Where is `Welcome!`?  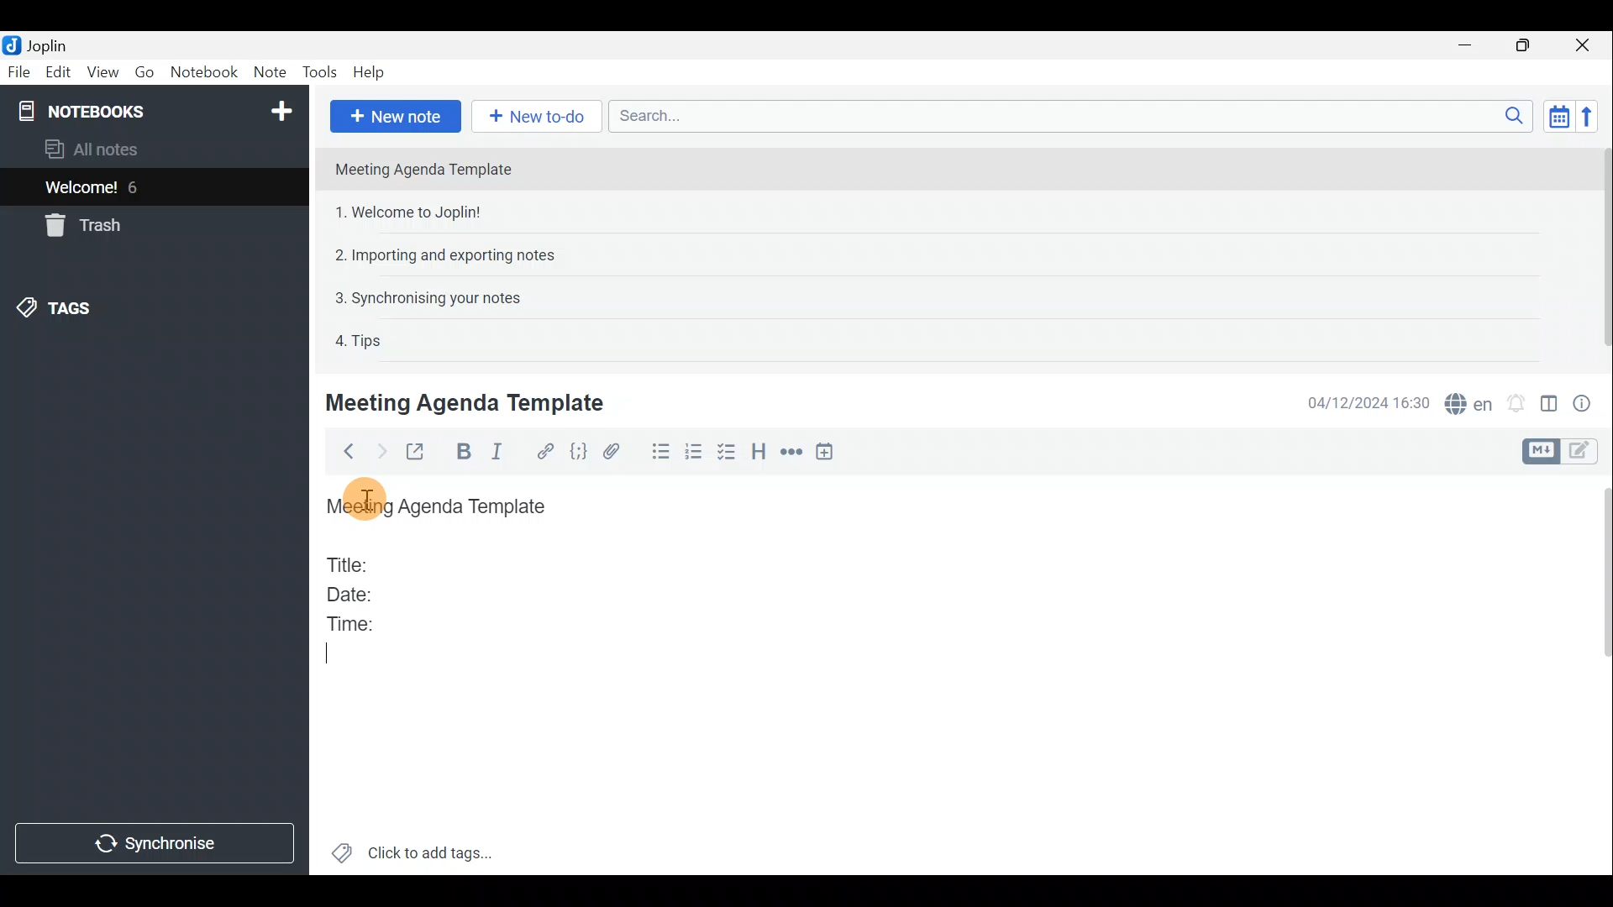 Welcome! is located at coordinates (82, 189).